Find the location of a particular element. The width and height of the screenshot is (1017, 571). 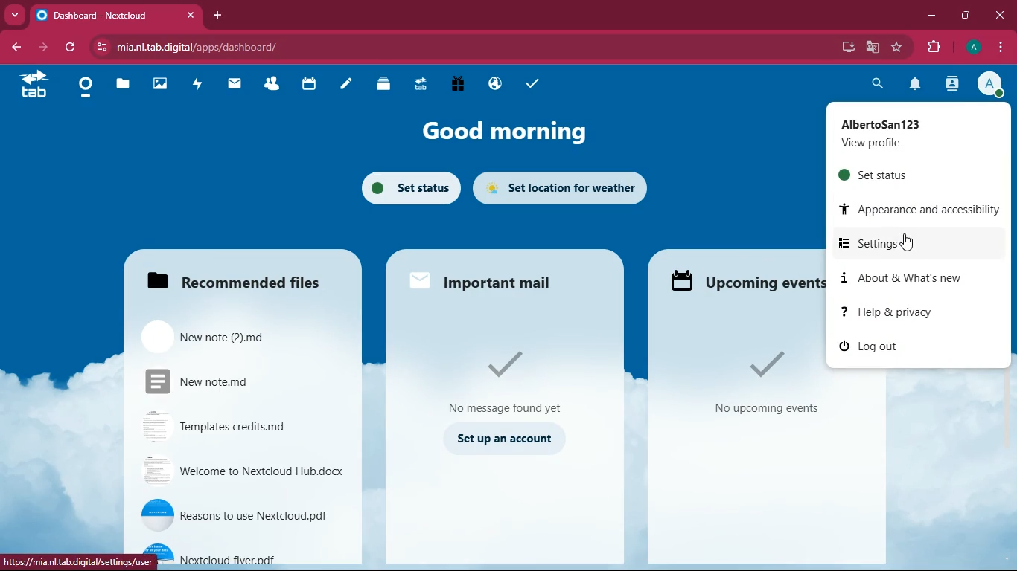

Account is located at coordinates (990, 83).